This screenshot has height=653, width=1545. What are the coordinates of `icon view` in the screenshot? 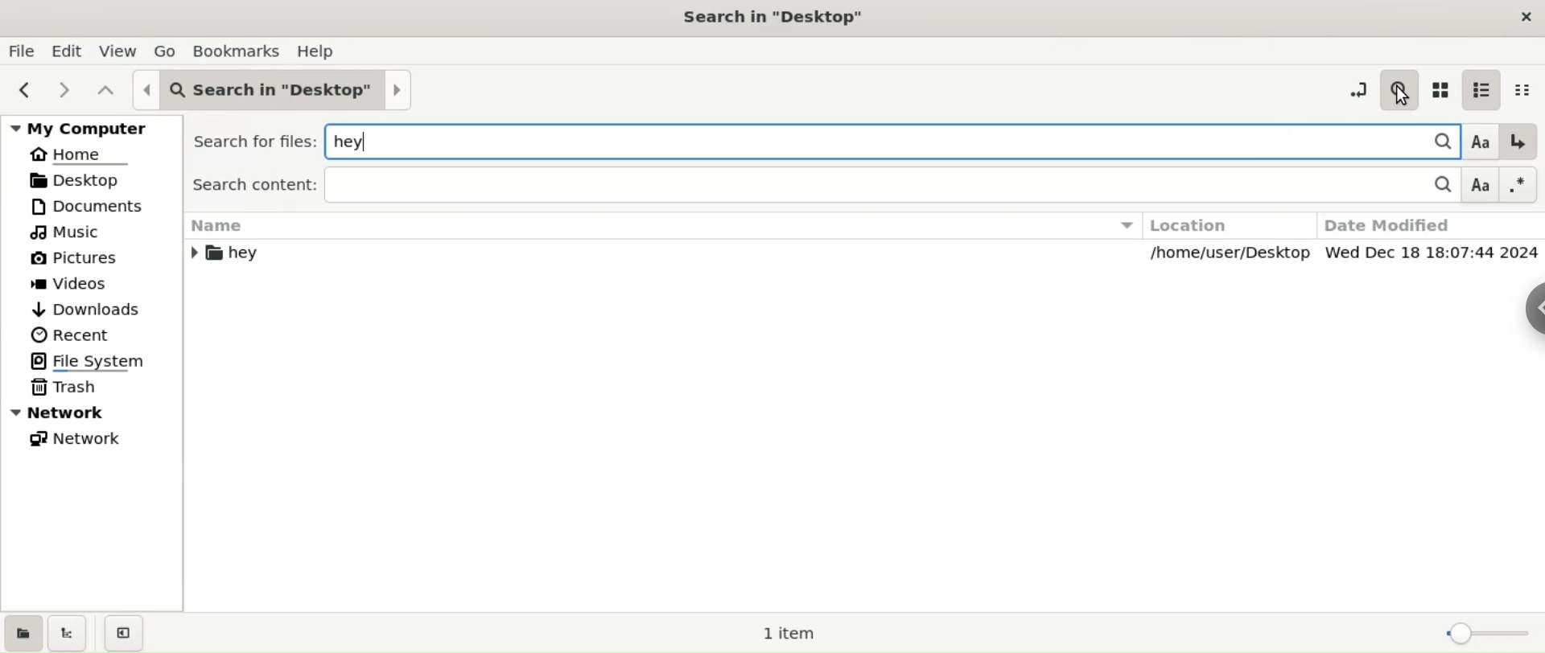 It's located at (1444, 92).